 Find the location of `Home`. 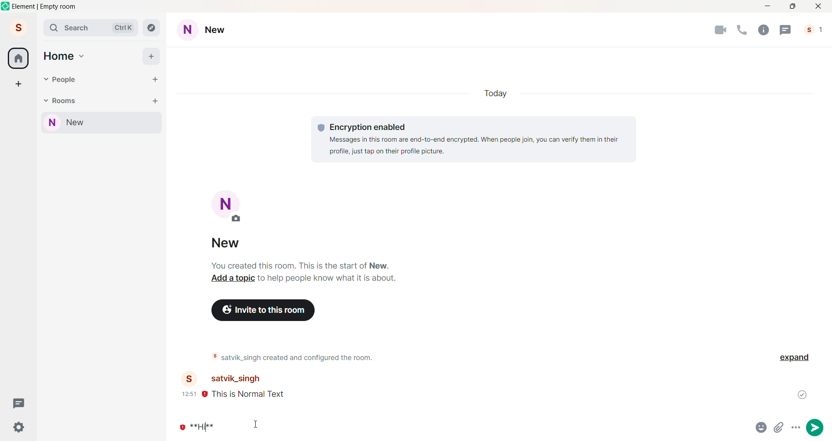

Home is located at coordinates (18, 58).